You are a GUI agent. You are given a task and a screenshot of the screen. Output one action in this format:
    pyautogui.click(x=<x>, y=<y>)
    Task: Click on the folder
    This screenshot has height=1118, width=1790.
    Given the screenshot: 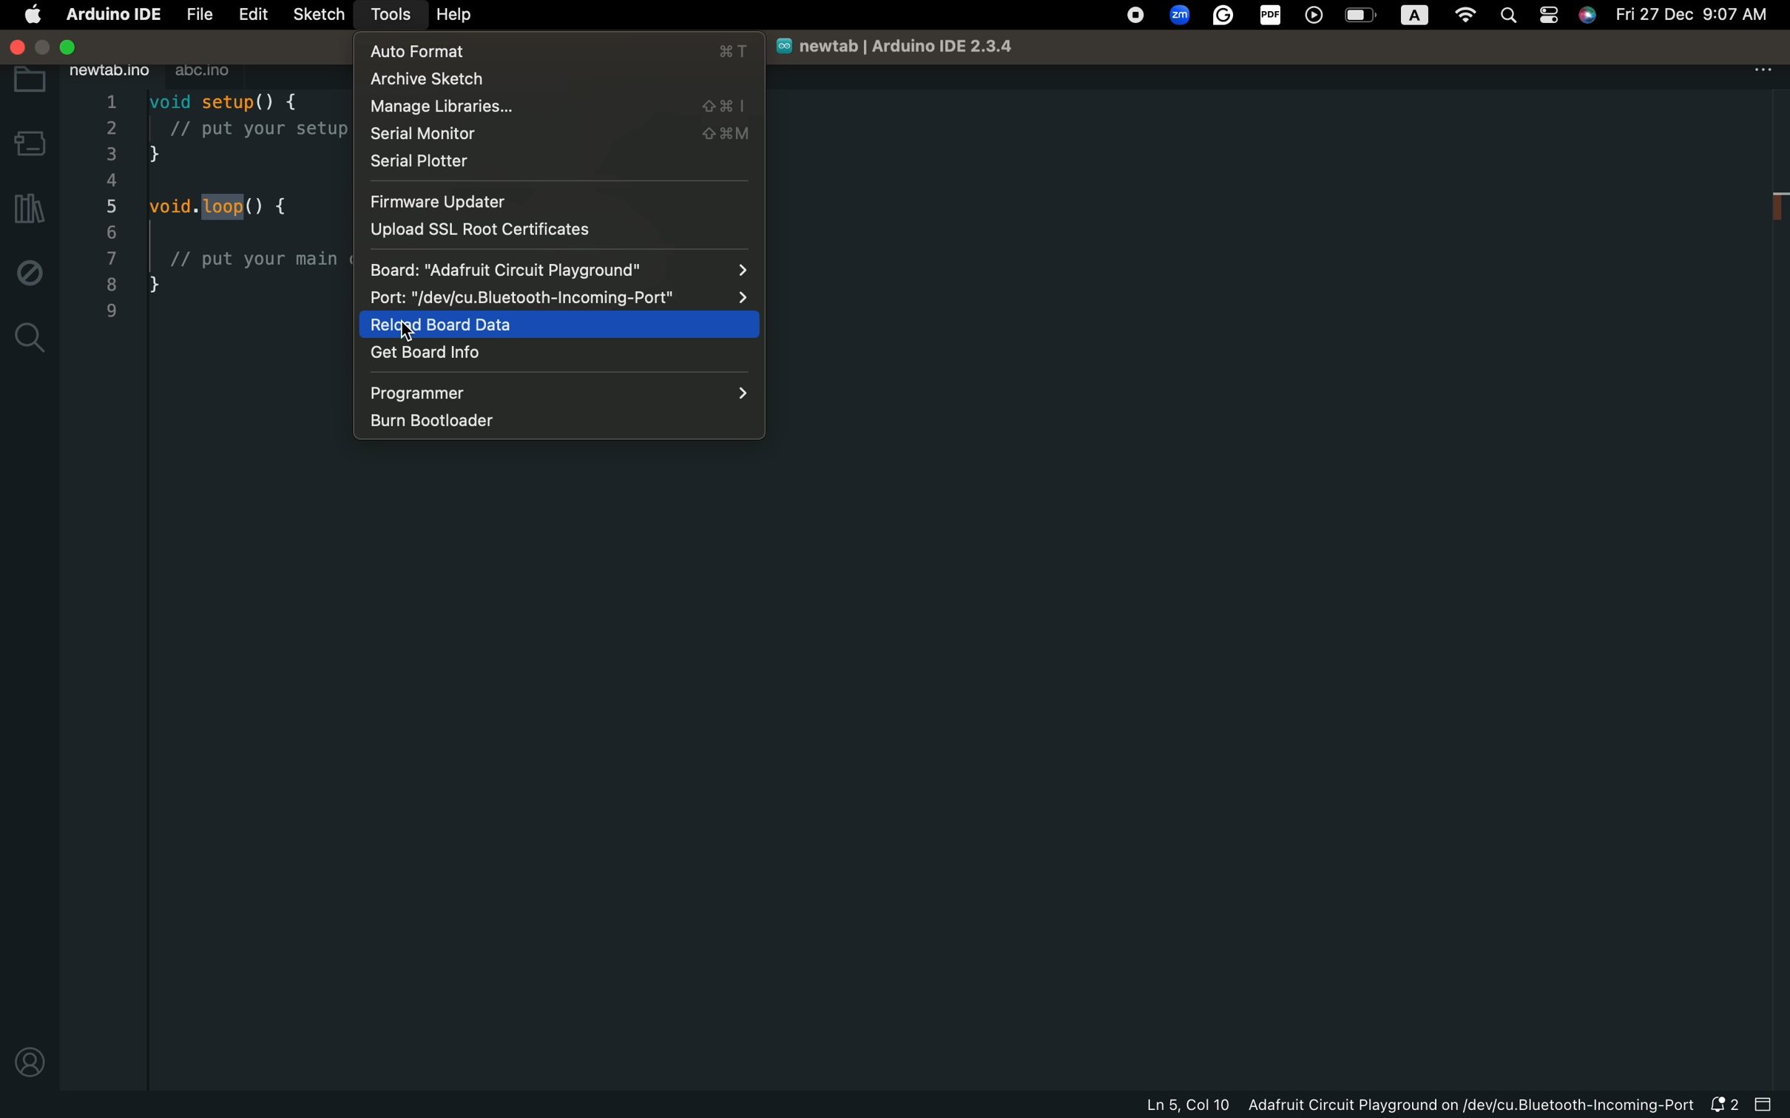 What is the action you would take?
    pyautogui.click(x=30, y=81)
    